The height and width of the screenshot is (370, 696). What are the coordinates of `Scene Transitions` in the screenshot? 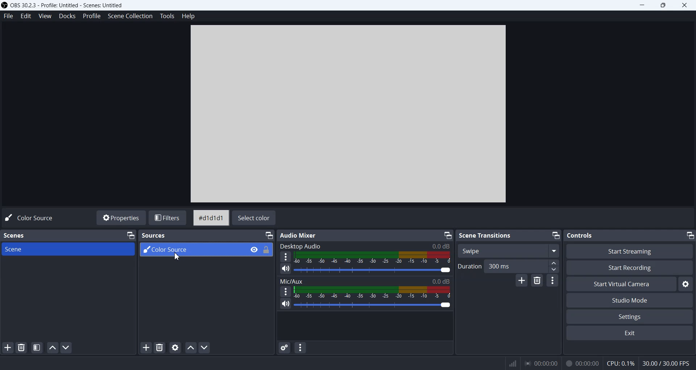 It's located at (486, 235).